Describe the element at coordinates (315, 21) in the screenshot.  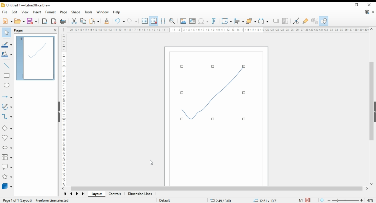
I see `toggle extrusions` at that location.